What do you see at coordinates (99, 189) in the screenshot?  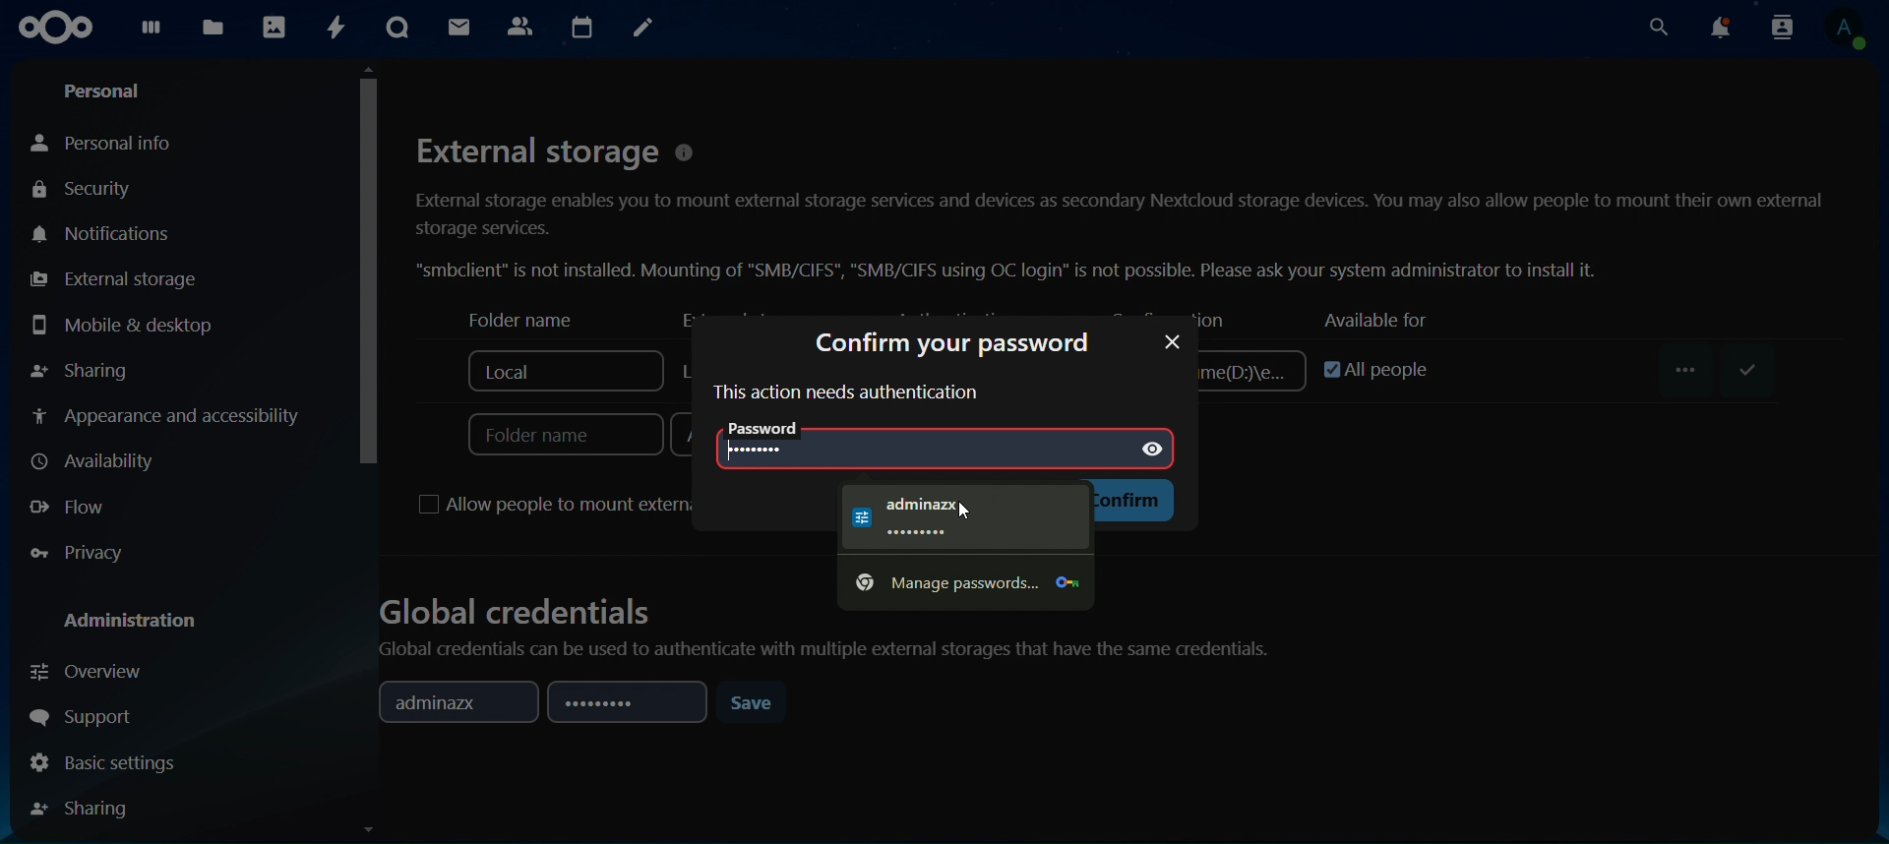 I see `security` at bounding box center [99, 189].